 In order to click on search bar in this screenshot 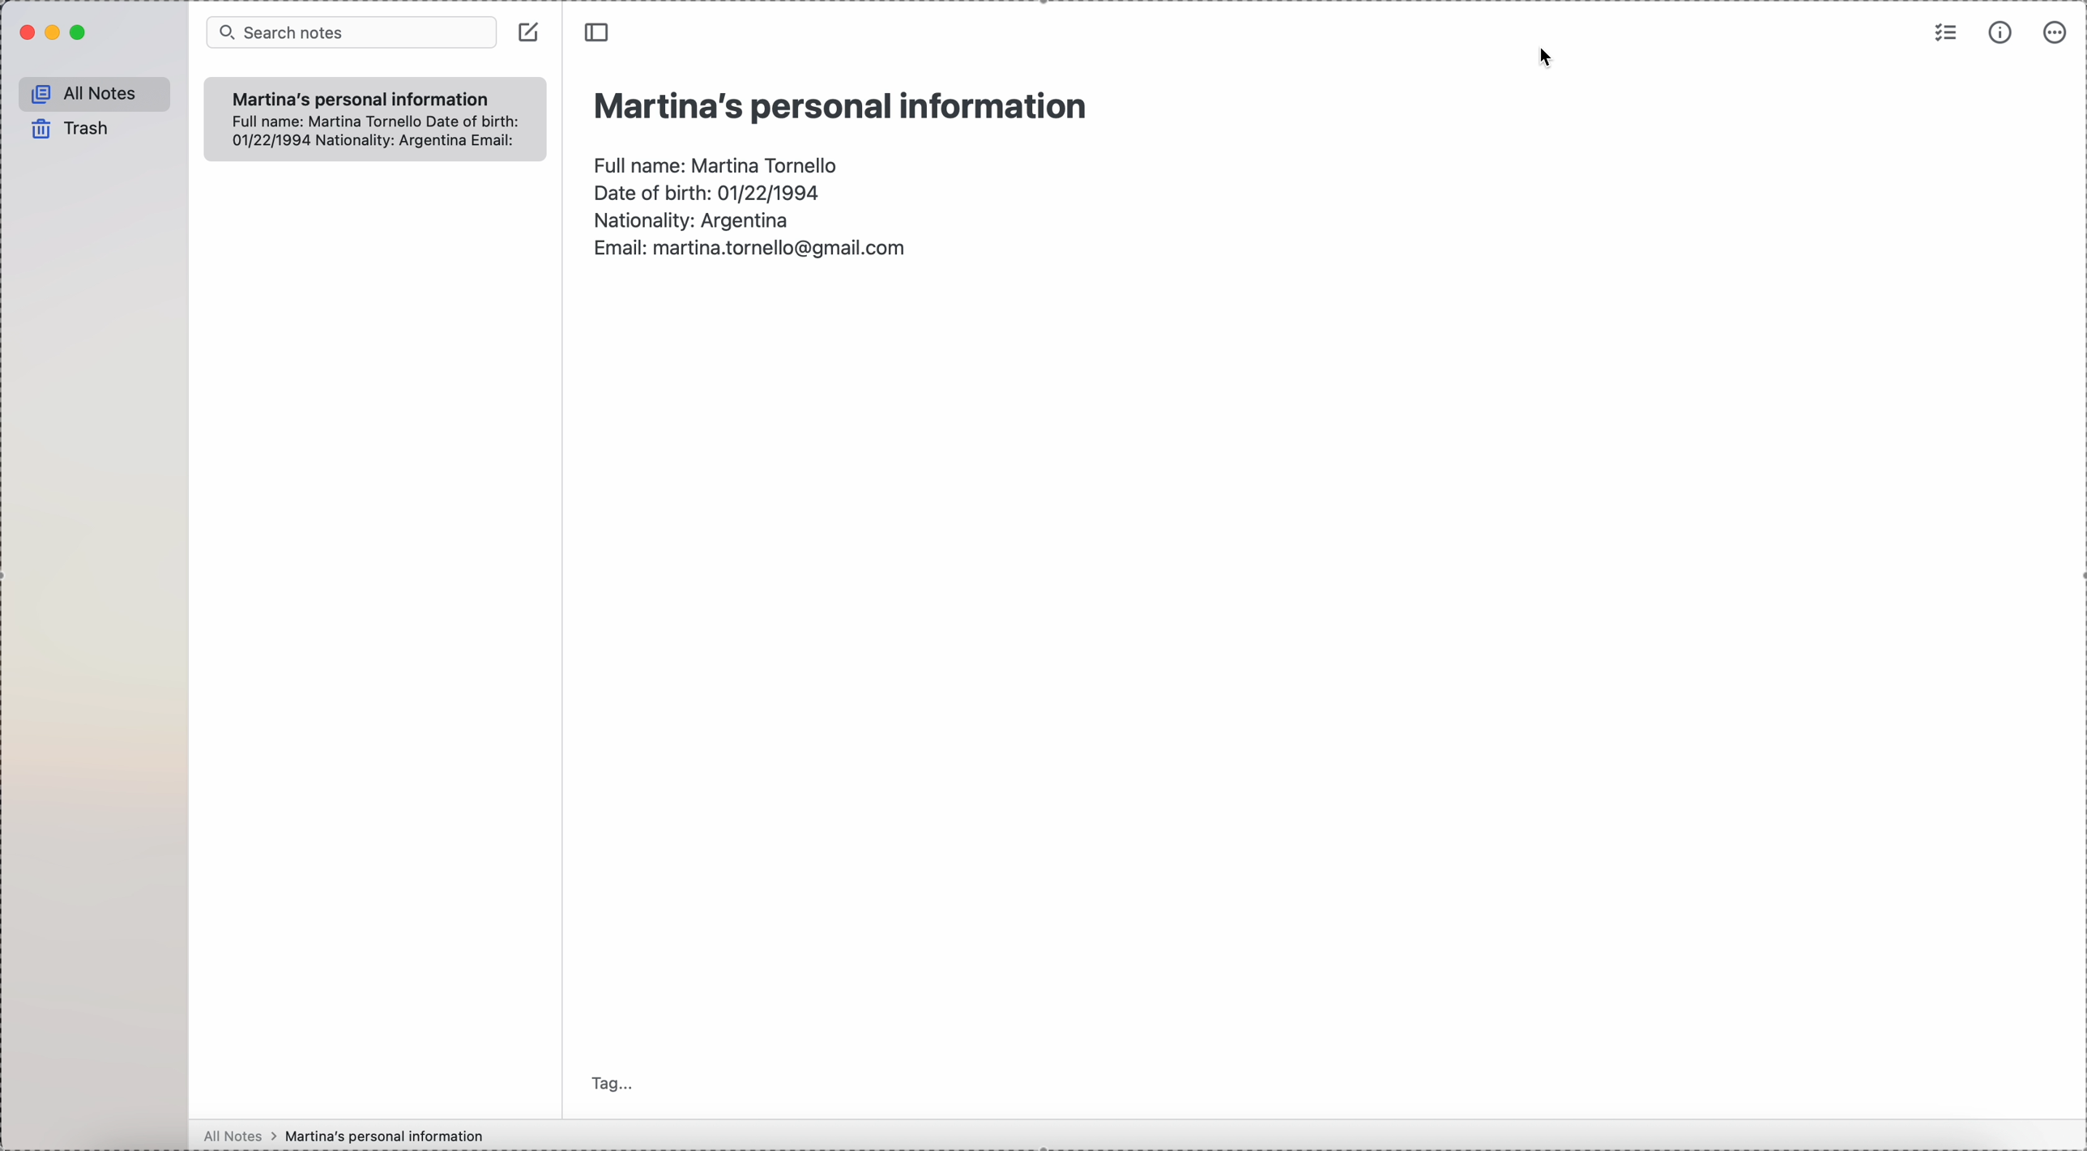, I will do `click(352, 32)`.